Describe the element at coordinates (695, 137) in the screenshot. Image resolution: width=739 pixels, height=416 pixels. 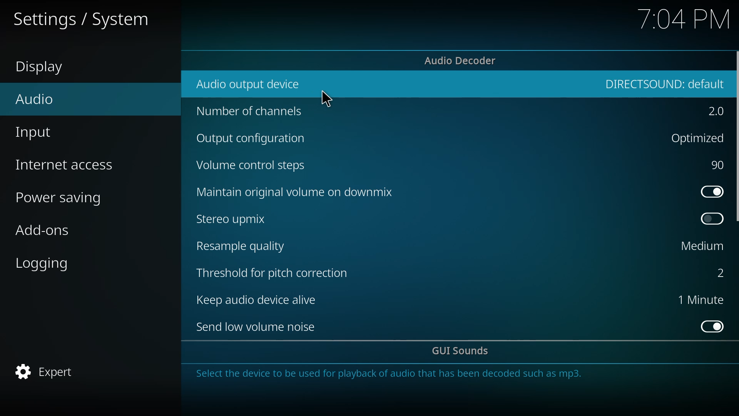
I see `optimized` at that location.